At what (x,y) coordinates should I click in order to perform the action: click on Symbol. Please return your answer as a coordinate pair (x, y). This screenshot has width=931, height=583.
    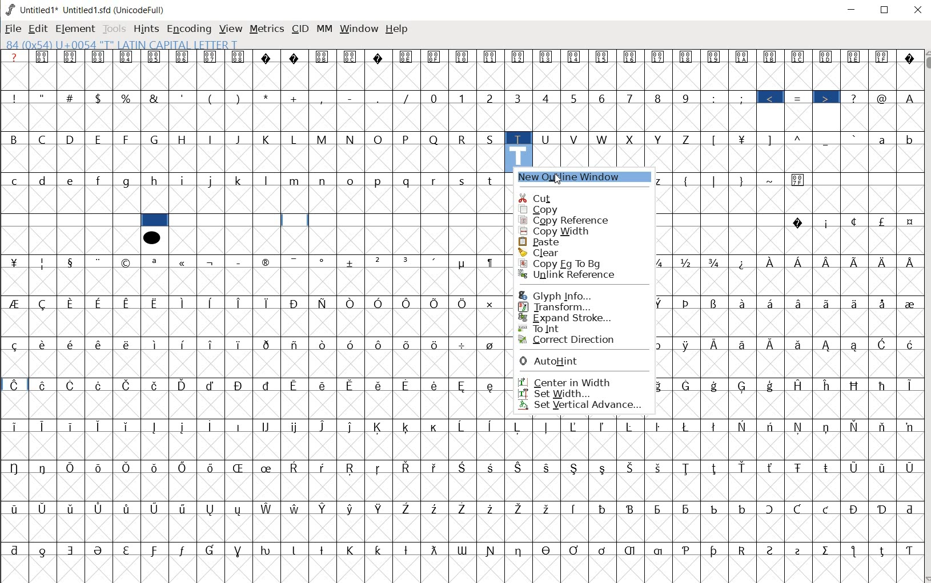
    Looking at the image, I should click on (688, 262).